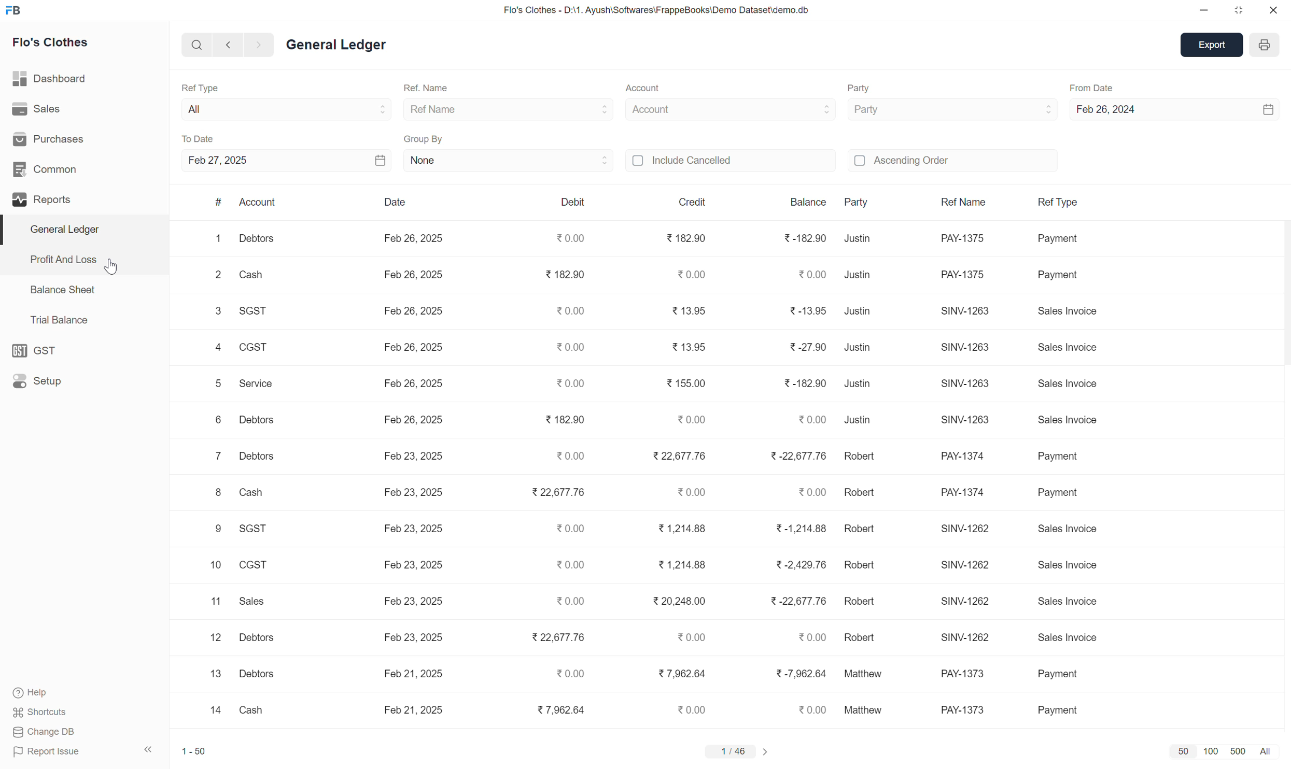 The image size is (1291, 769). What do you see at coordinates (1075, 605) in the screenshot?
I see `Sales Invoice` at bounding box center [1075, 605].